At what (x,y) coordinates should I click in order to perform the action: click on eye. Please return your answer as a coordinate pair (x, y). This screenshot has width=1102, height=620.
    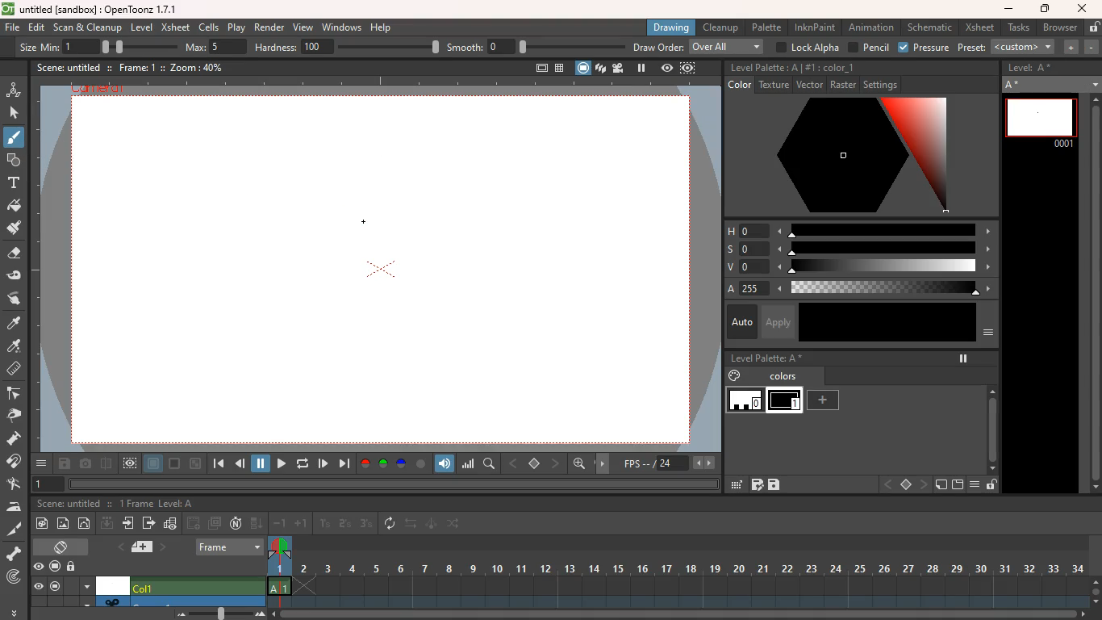
    Looking at the image, I should click on (39, 587).